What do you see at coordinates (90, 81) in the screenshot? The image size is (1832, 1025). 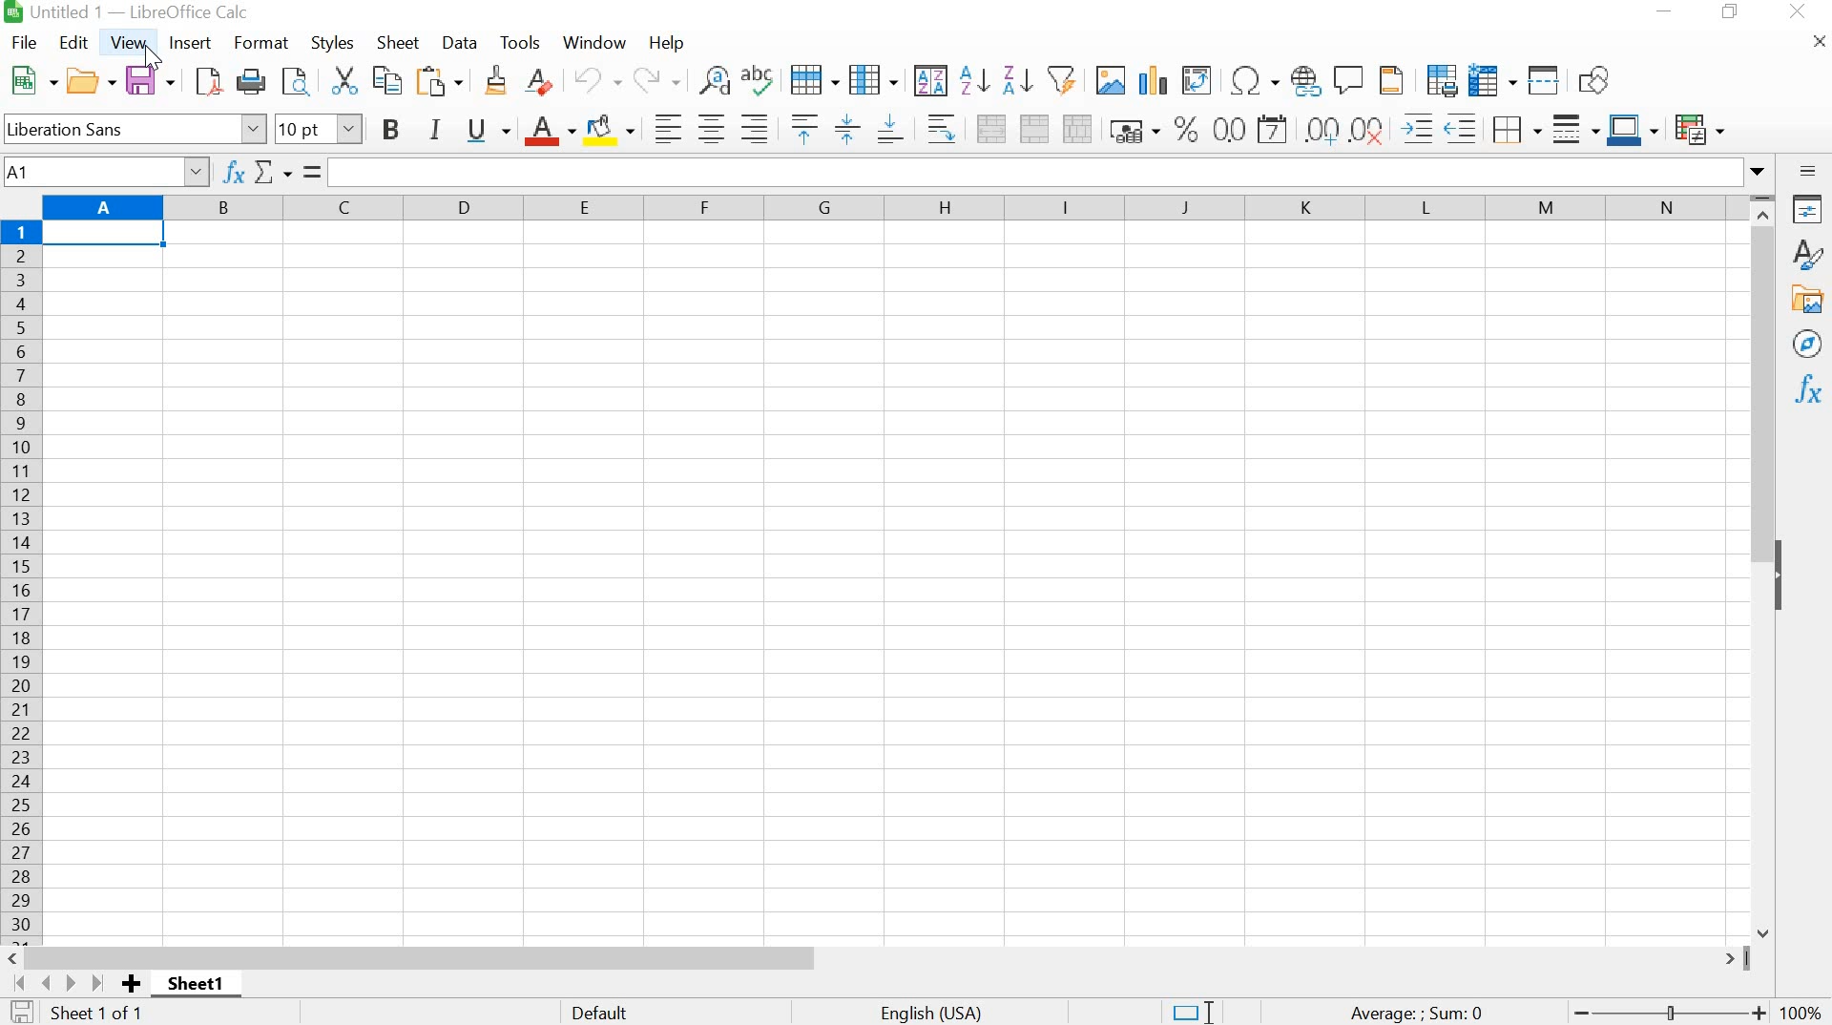 I see `OPEN` at bounding box center [90, 81].